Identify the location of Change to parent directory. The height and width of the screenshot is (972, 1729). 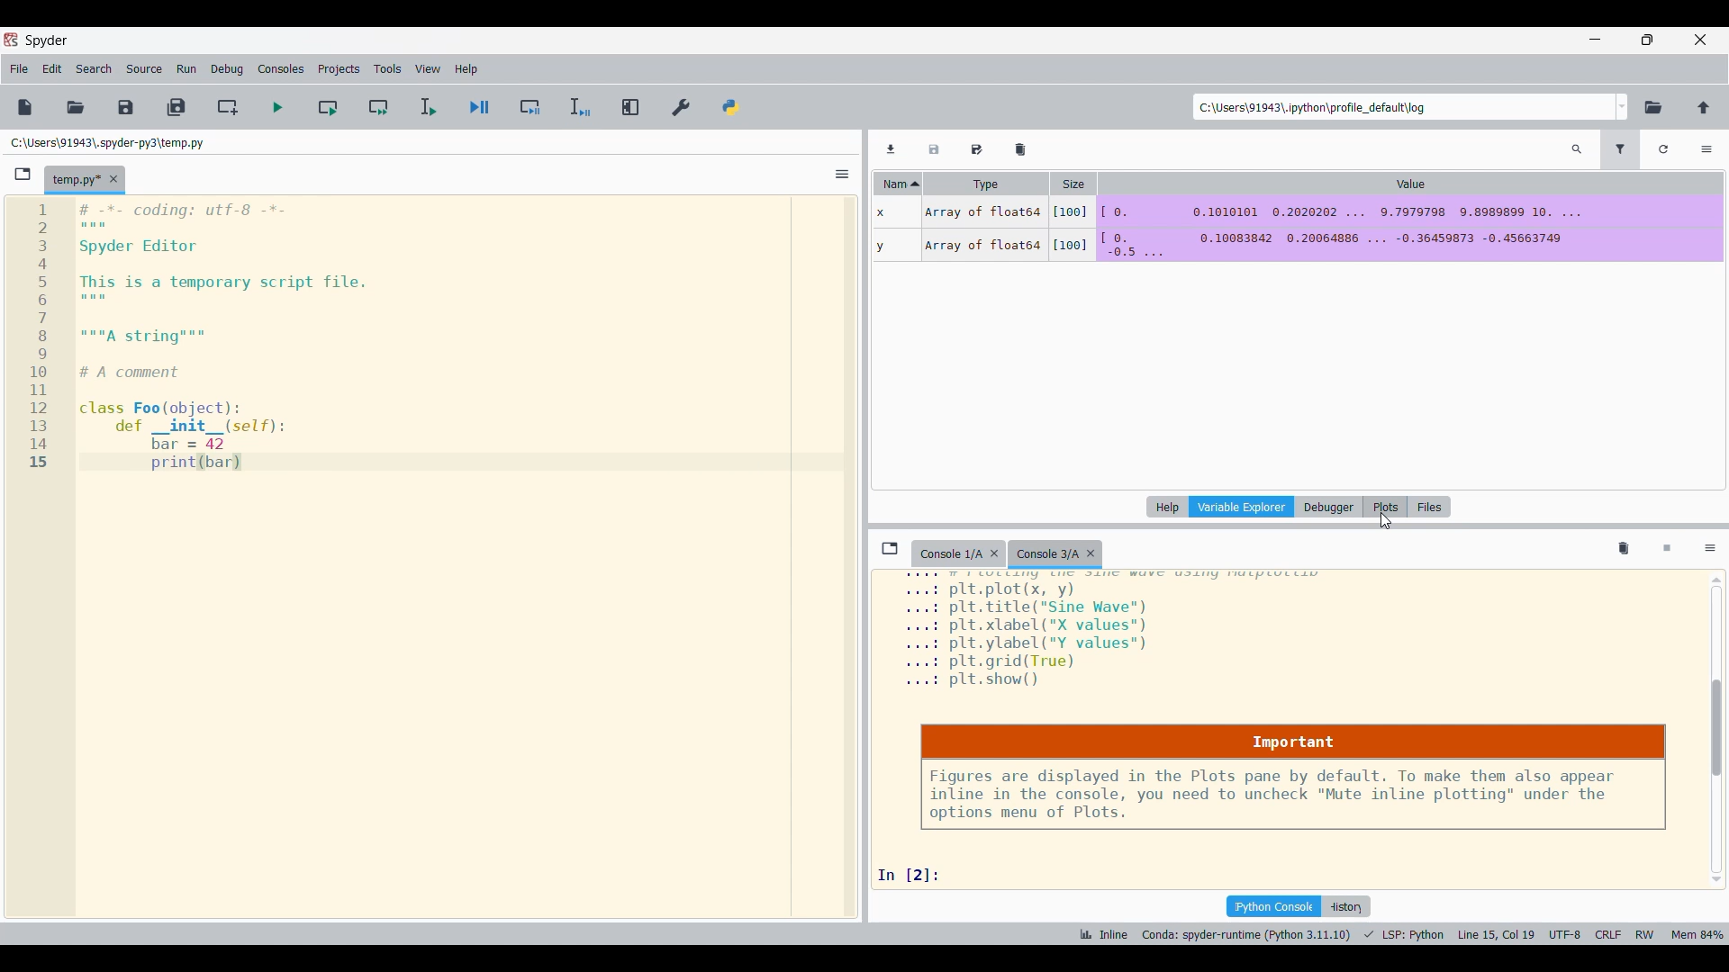
(1704, 107).